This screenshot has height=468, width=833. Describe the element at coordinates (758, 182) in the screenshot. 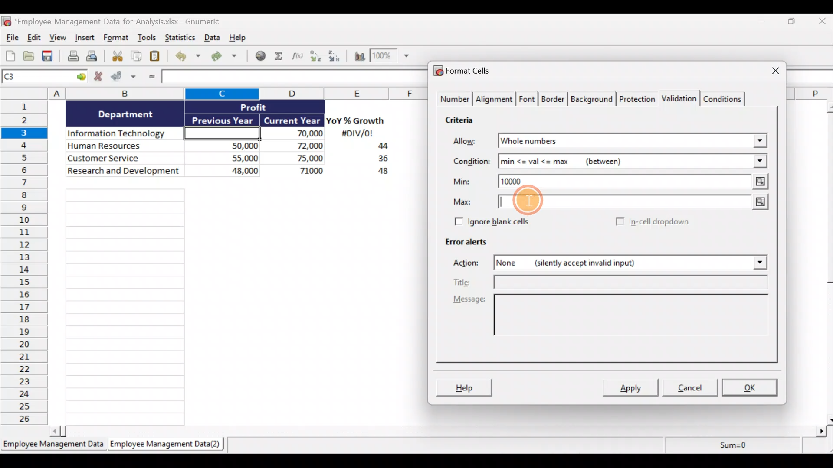

I see `Min value` at that location.